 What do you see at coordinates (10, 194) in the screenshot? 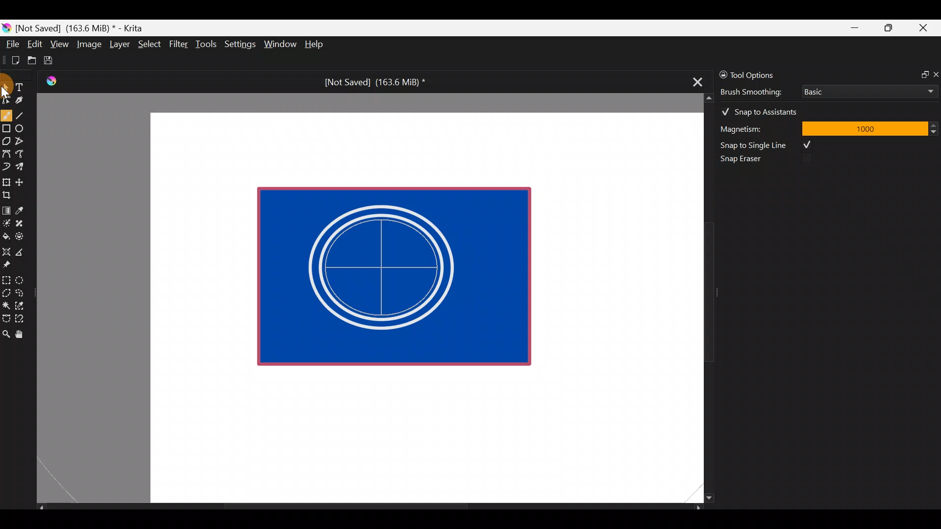
I see `Crop the image to an area` at bounding box center [10, 194].